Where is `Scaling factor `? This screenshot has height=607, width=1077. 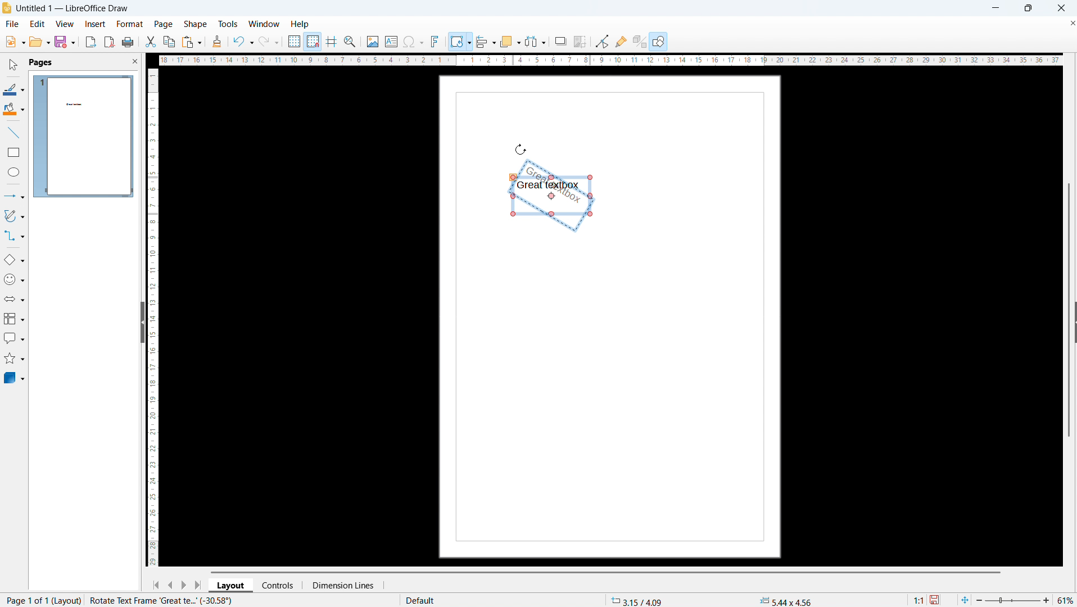
Scaling factor  is located at coordinates (919, 599).